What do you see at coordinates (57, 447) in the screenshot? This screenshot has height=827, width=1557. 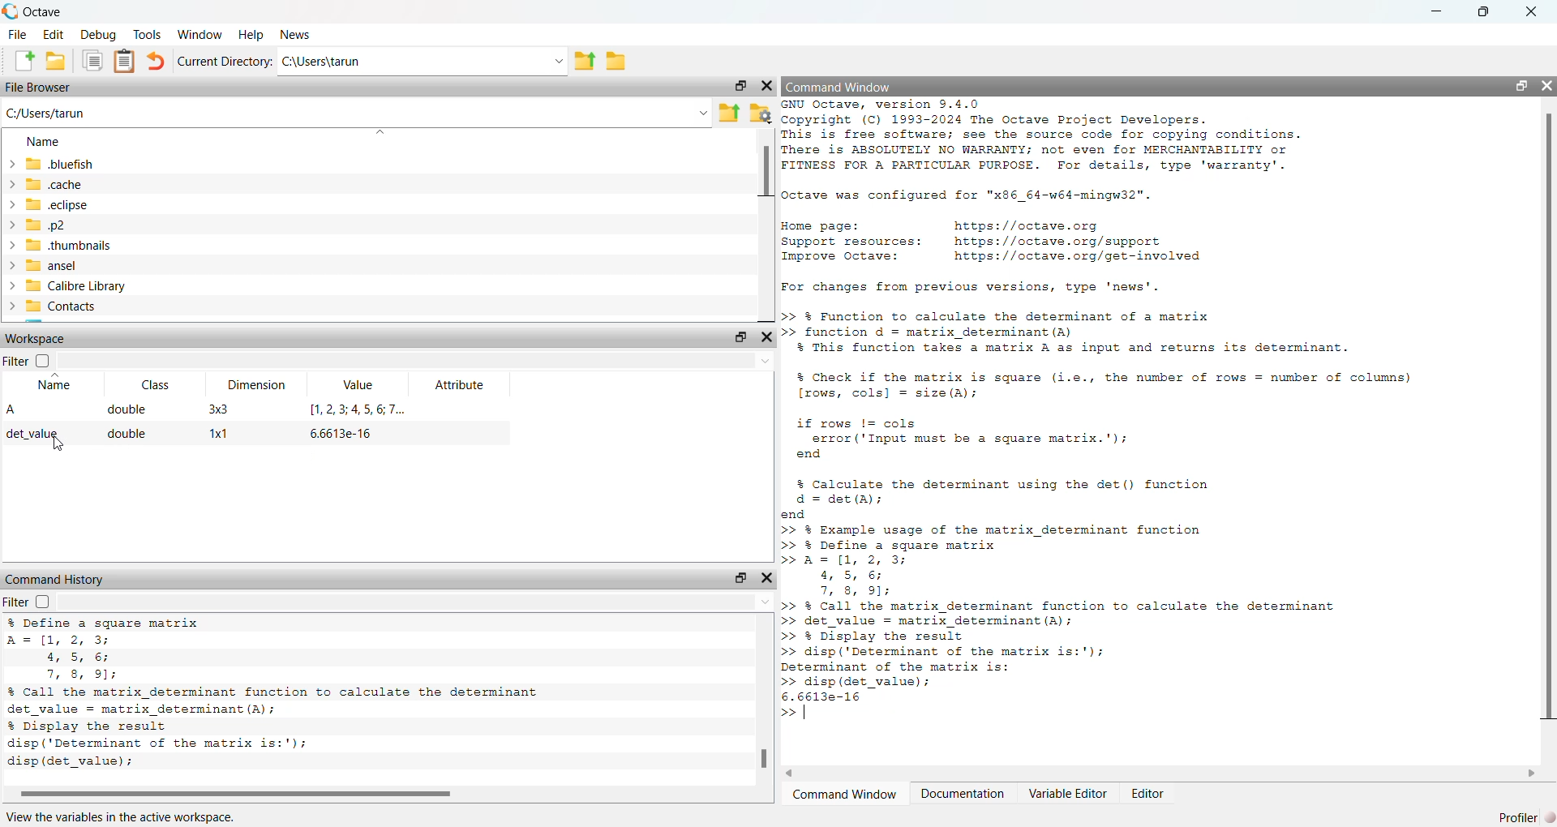 I see `cursor` at bounding box center [57, 447].